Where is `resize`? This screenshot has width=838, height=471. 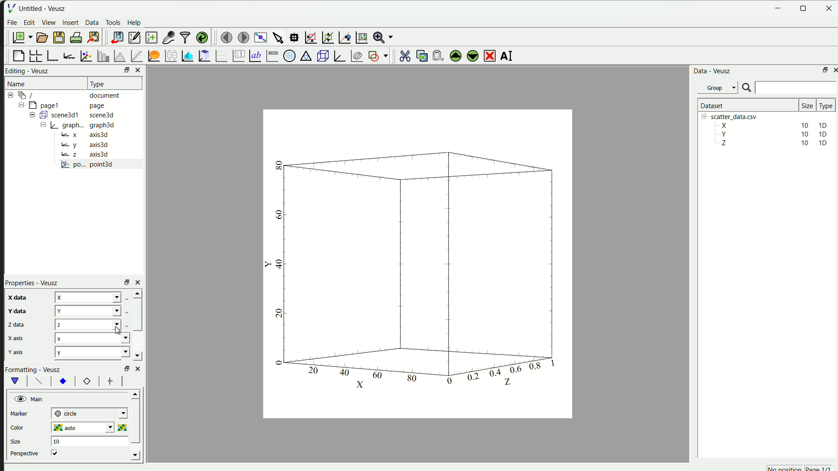
resize is located at coordinates (124, 71).